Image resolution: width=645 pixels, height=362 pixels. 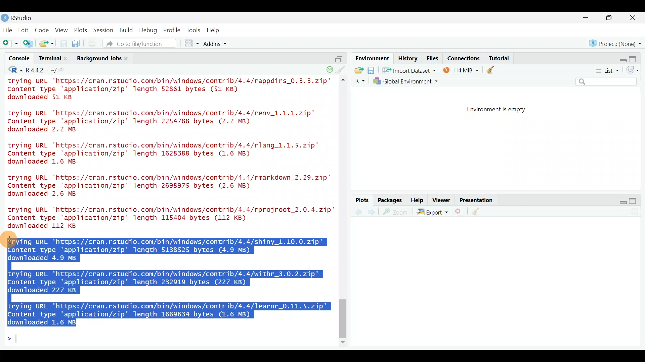 What do you see at coordinates (171, 187) in the screenshot?
I see `trying URL 'https://cran.rstudio.com/bin/windows/contrib/4.4/rmarkdown_2.29.zip"
Content type 'application/zip' length 2698975 bytes (2.6 MB)
downloaded 2.6 MB` at bounding box center [171, 187].